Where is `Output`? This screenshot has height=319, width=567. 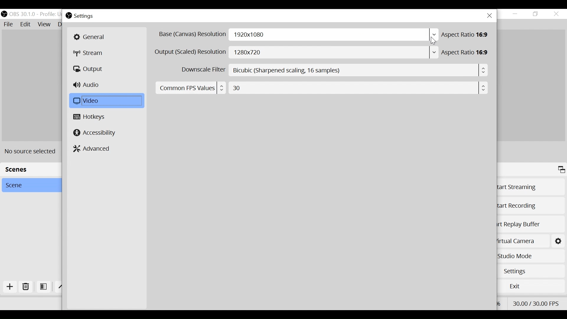
Output is located at coordinates (89, 69).